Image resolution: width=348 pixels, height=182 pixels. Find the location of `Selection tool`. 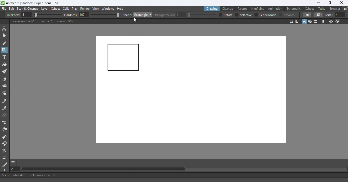

Selection tool is located at coordinates (5, 35).